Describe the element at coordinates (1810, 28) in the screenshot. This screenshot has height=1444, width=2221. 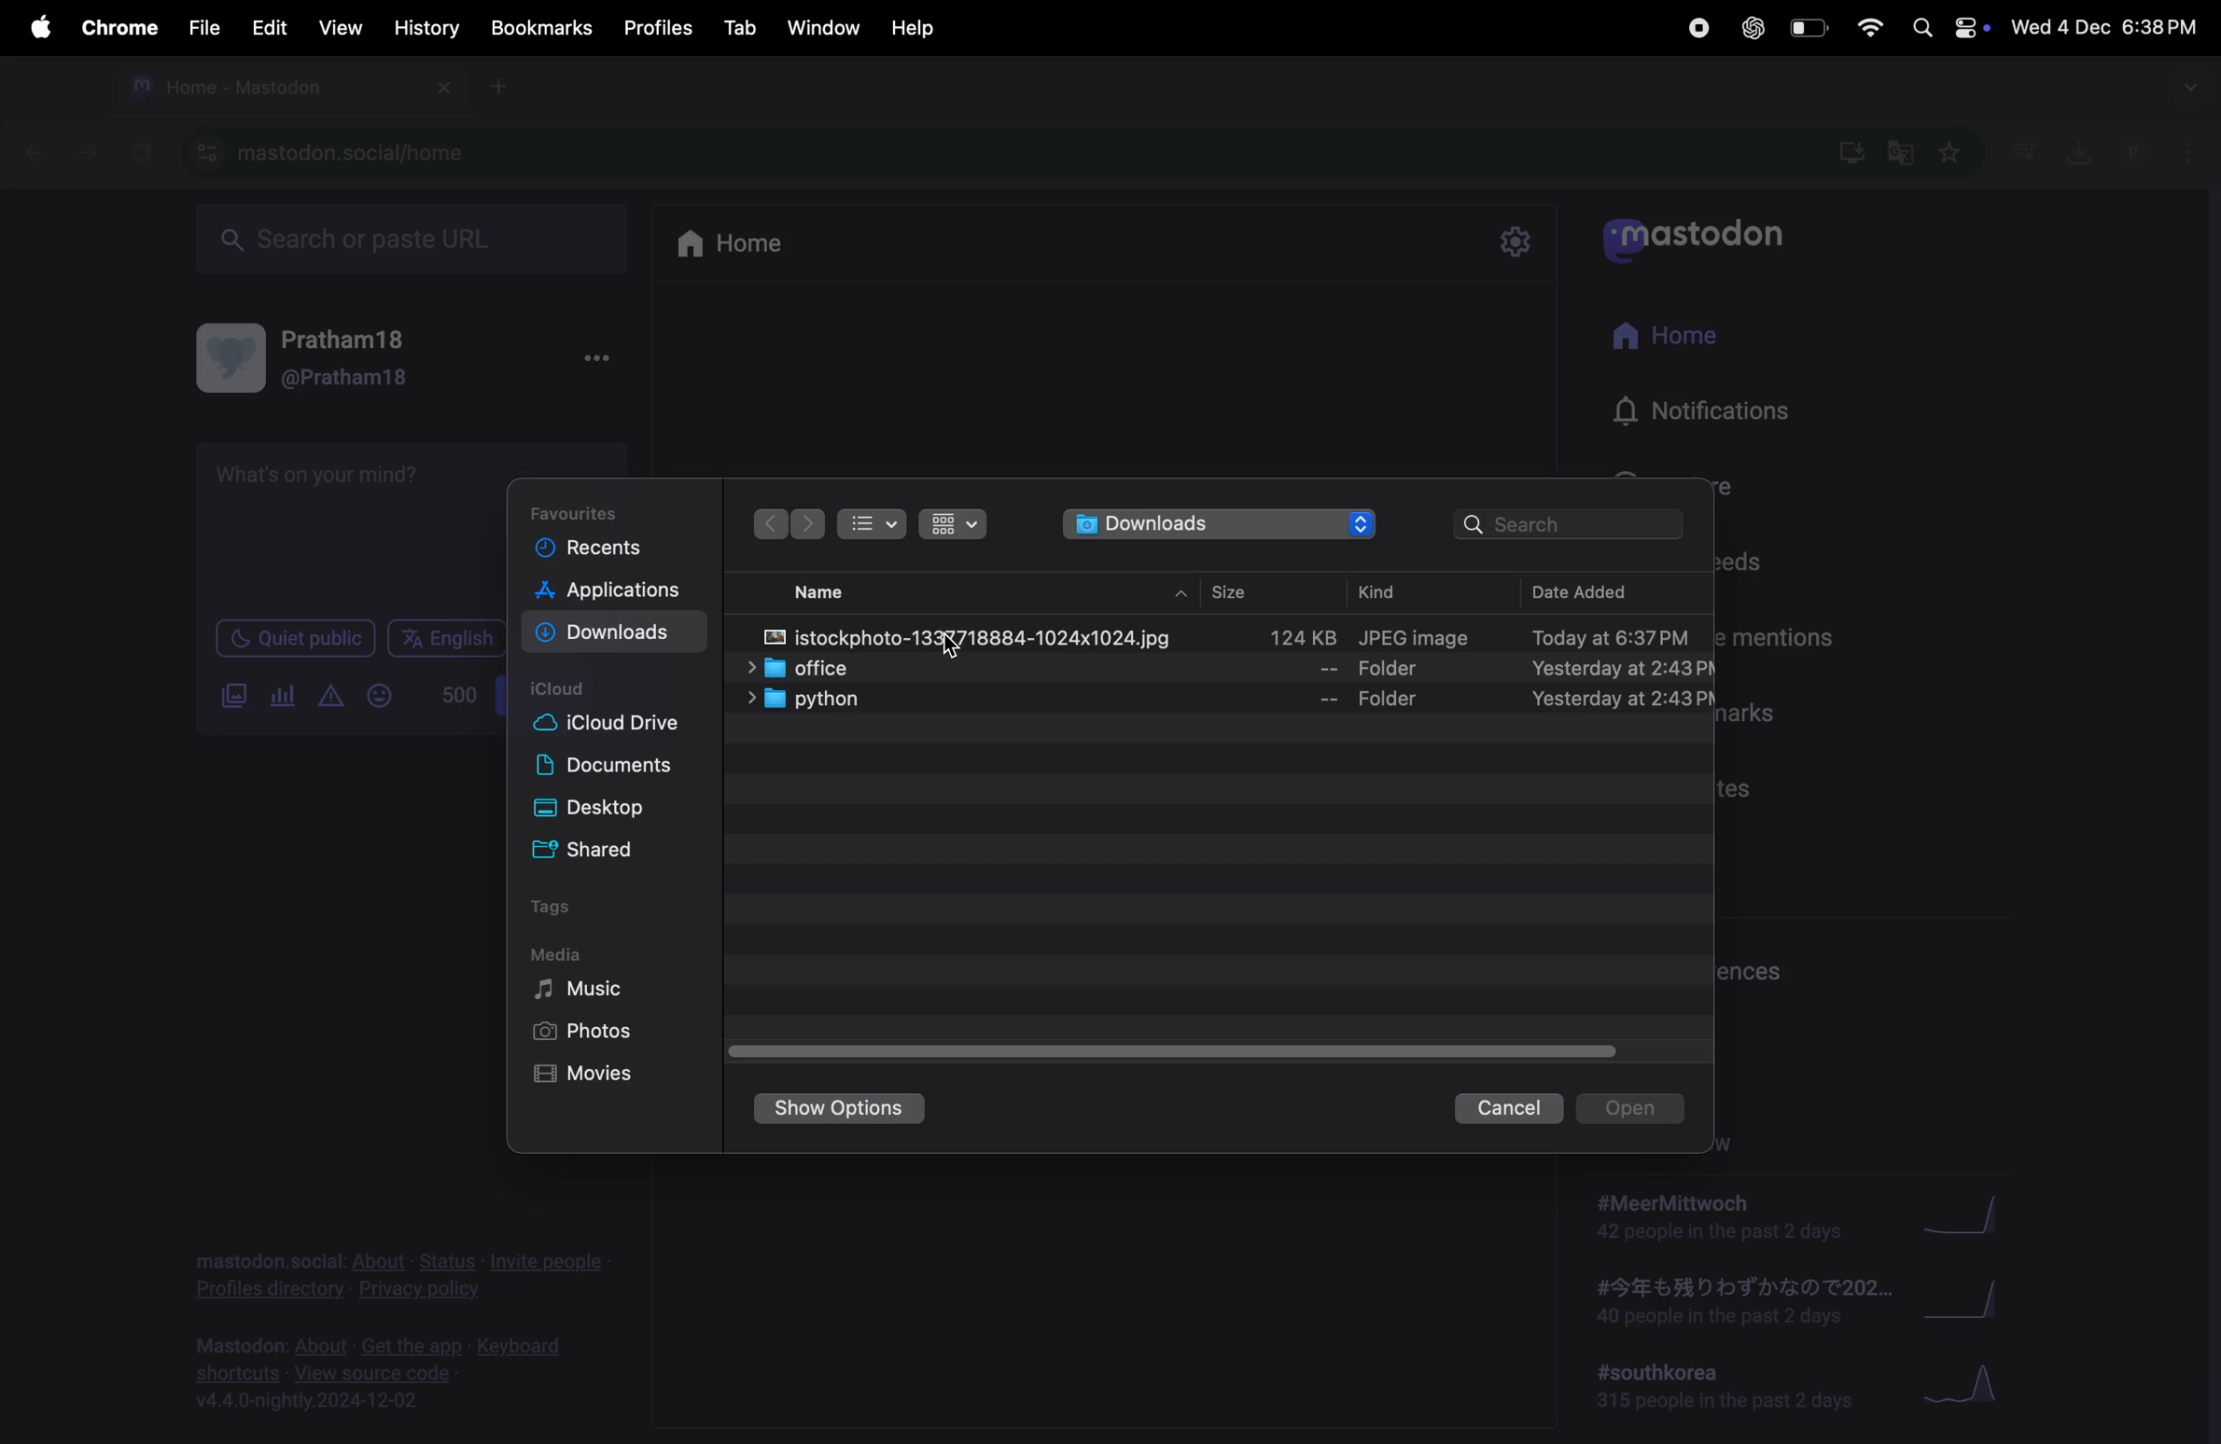
I see `battery` at that location.